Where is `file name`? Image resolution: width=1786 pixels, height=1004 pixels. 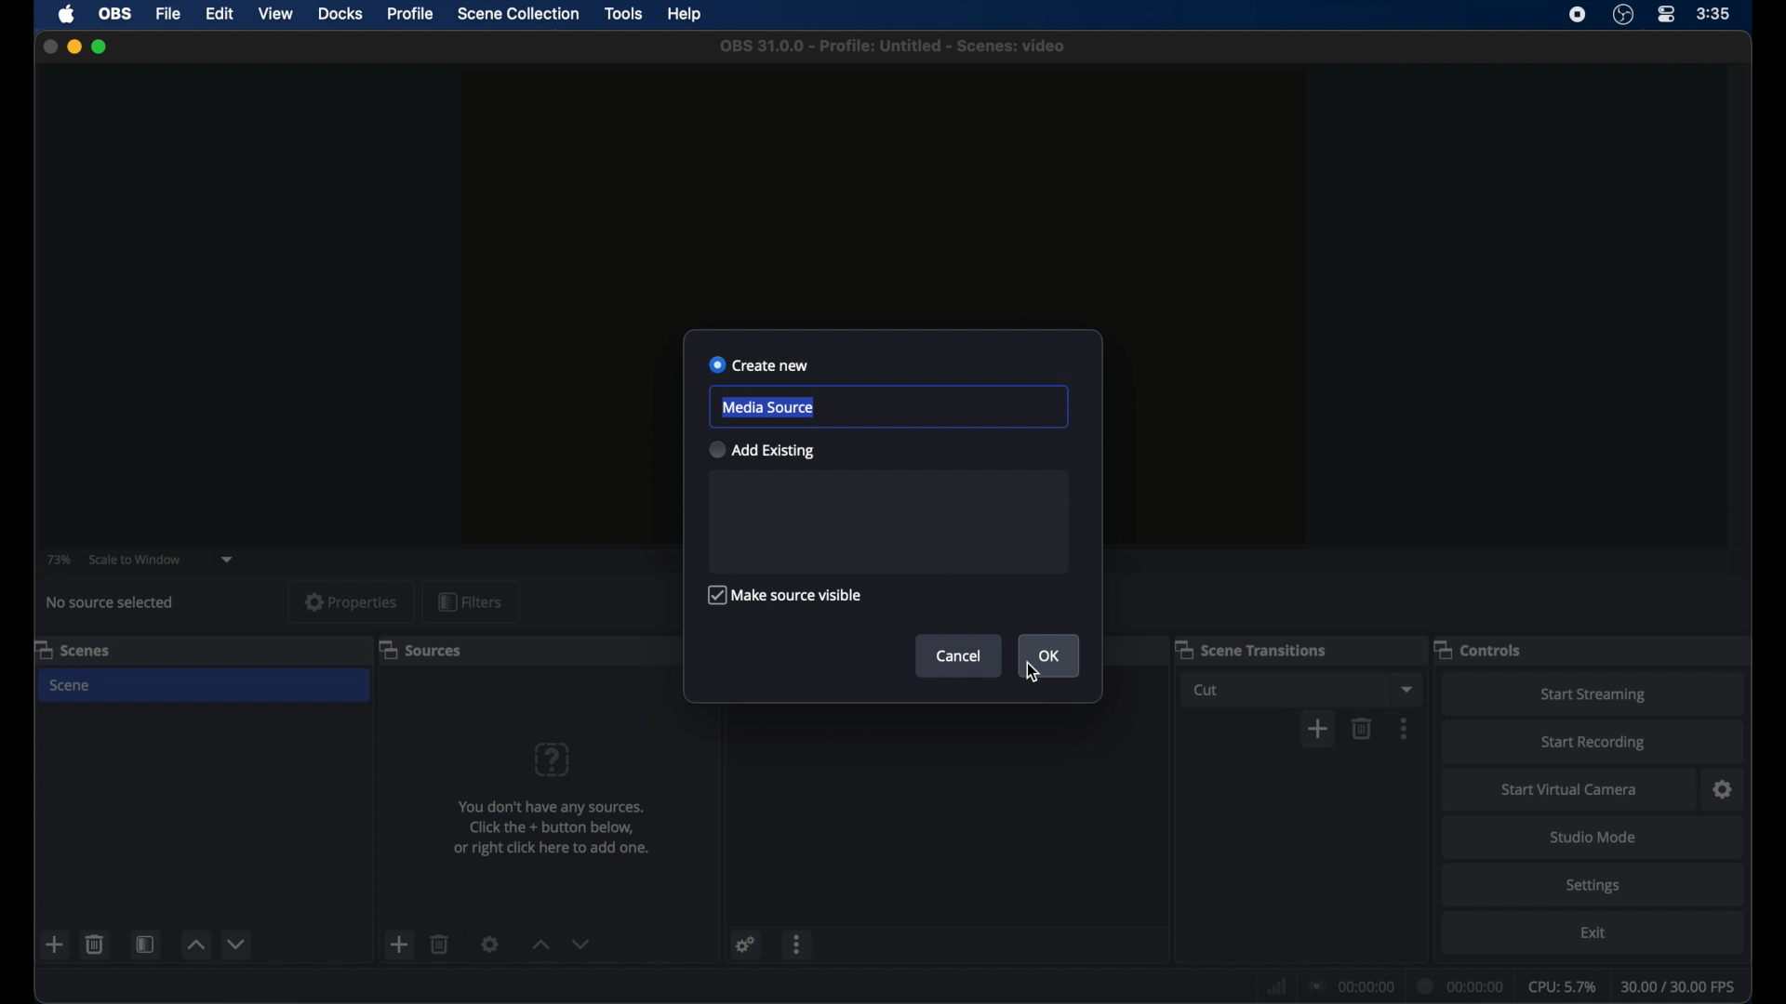
file name is located at coordinates (893, 46).